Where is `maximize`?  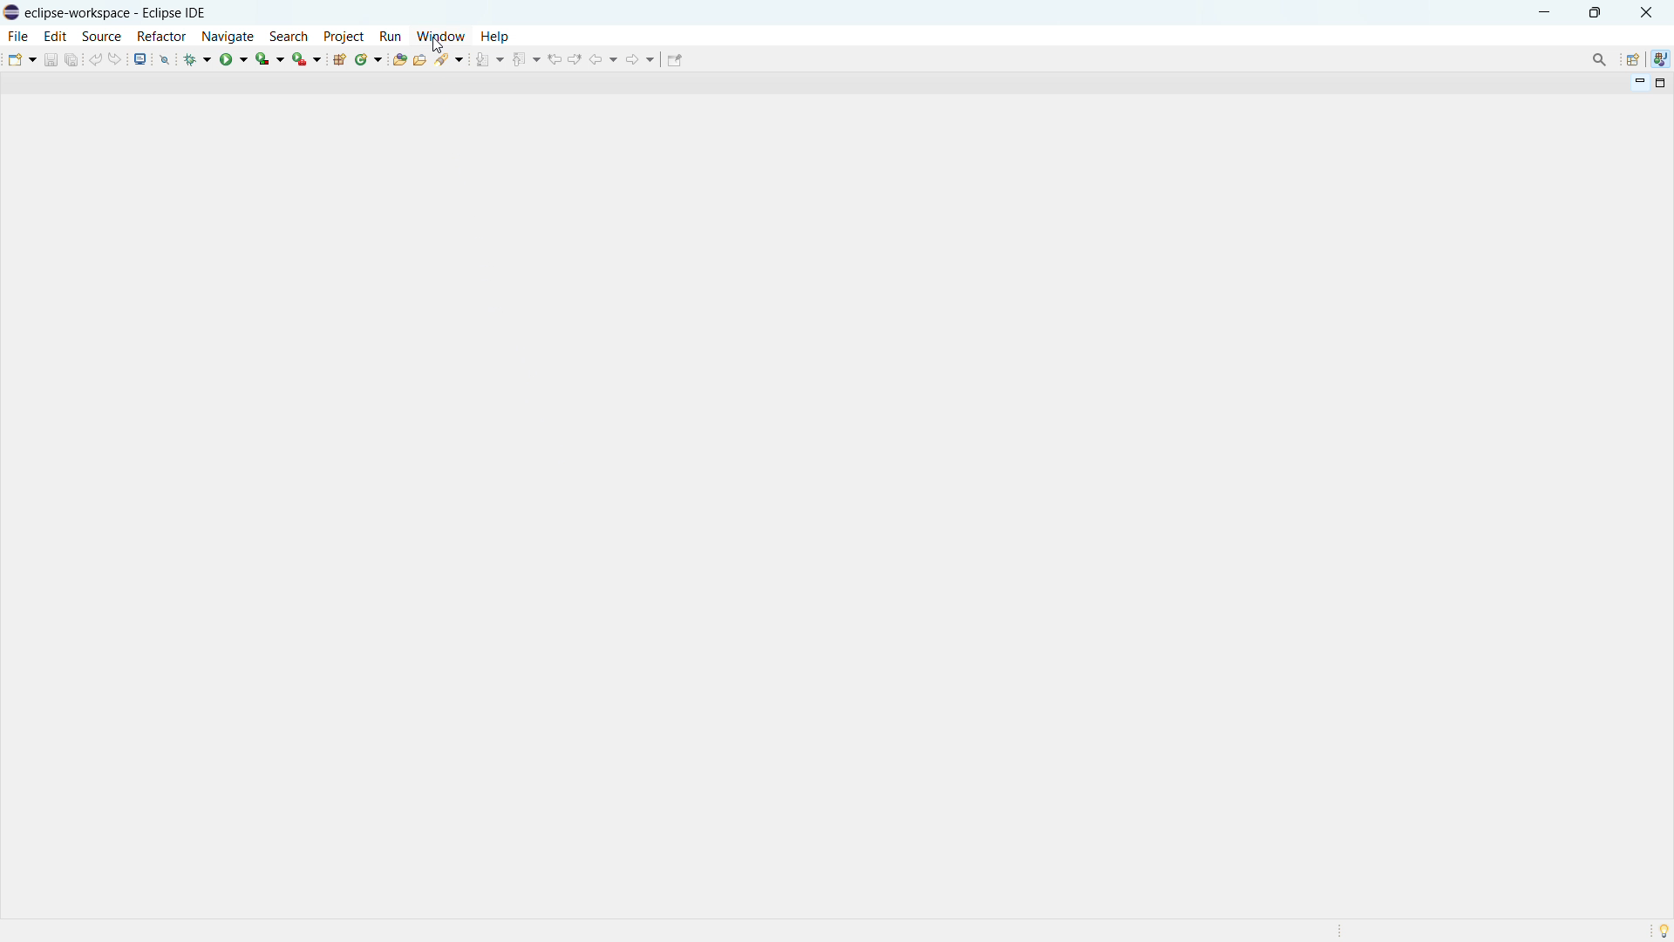 maximize is located at coordinates (1595, 11).